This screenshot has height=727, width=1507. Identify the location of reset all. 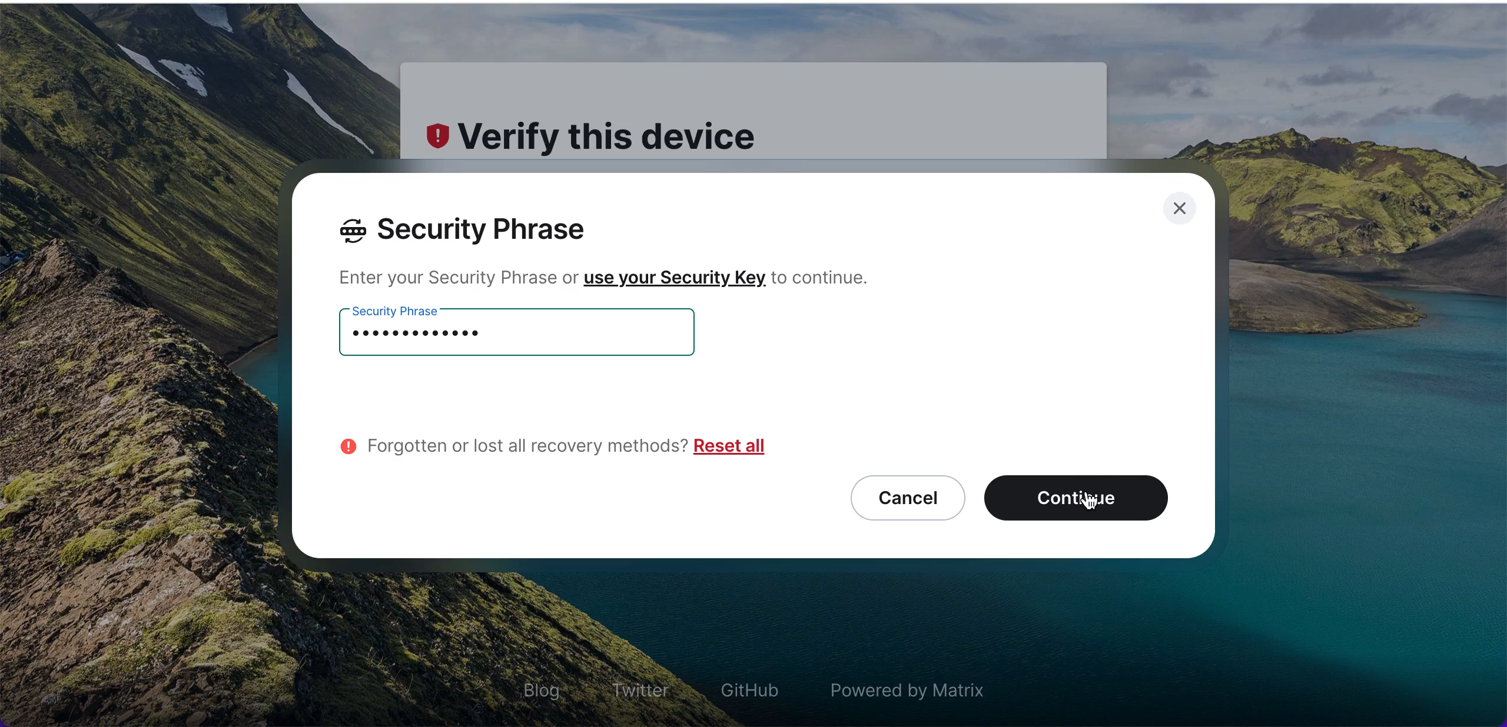
(730, 444).